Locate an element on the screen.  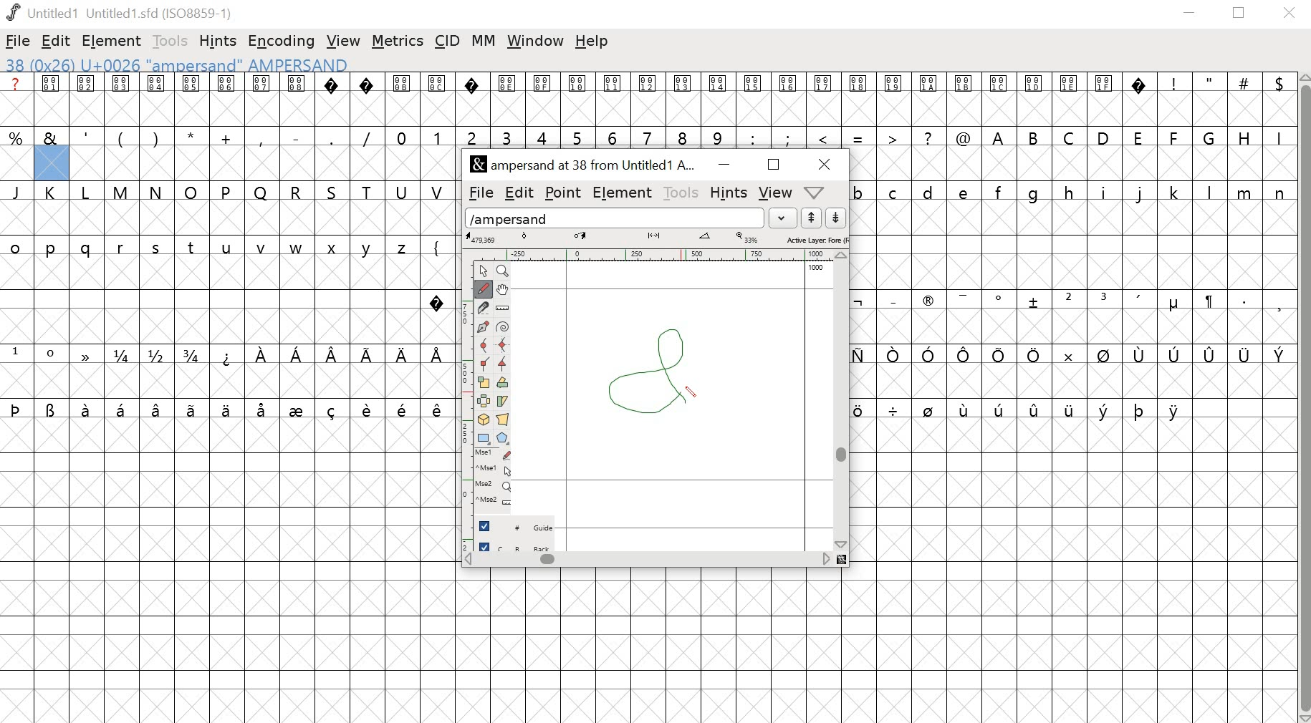
1 is located at coordinates (437, 136).